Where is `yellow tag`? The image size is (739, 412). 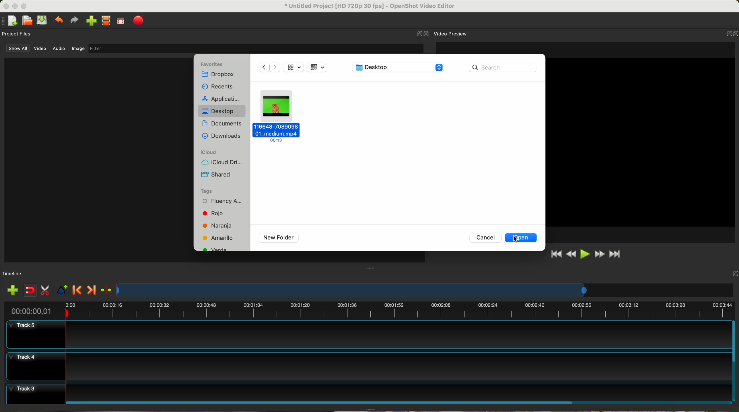 yellow tag is located at coordinates (218, 238).